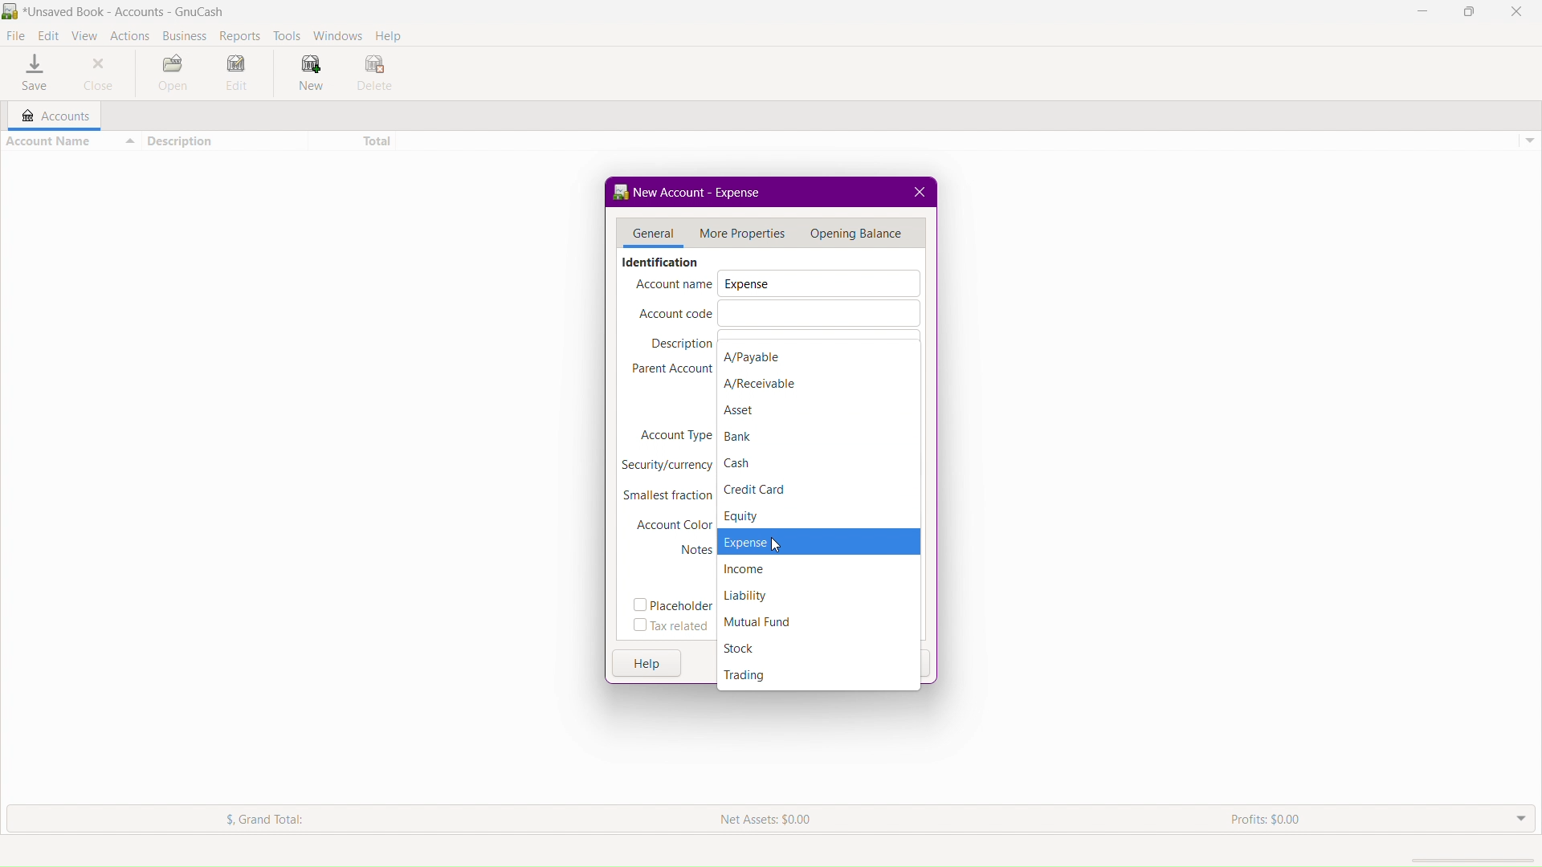 The width and height of the screenshot is (1542, 867). What do you see at coordinates (667, 496) in the screenshot?
I see `Smallest fraction` at bounding box center [667, 496].